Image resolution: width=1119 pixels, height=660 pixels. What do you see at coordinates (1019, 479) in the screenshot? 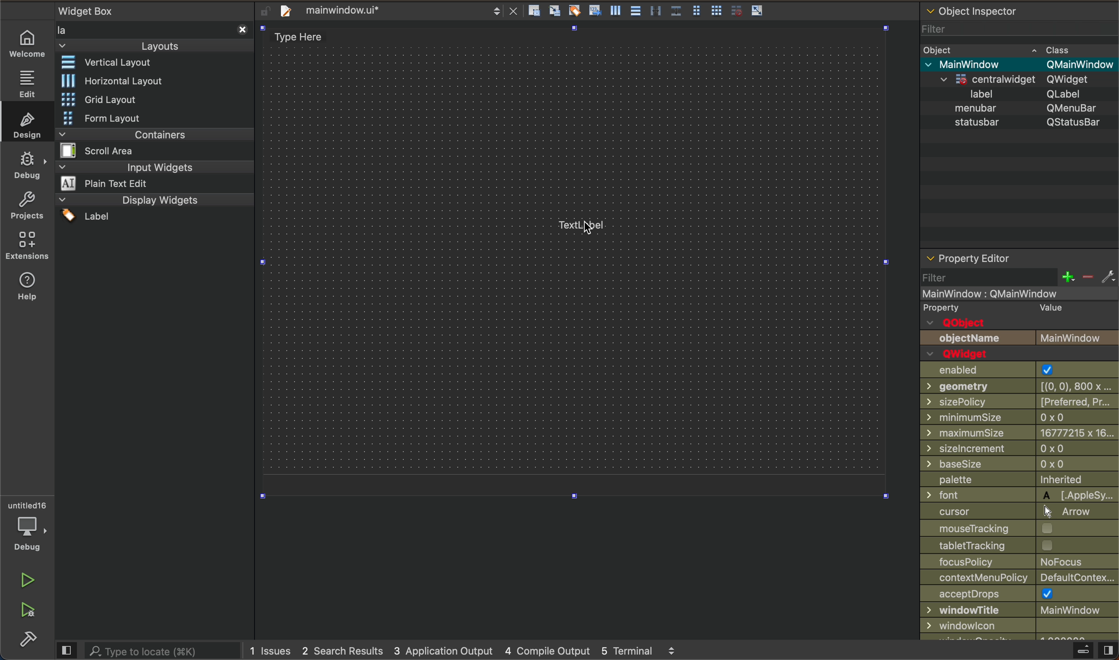
I see `palette` at bounding box center [1019, 479].